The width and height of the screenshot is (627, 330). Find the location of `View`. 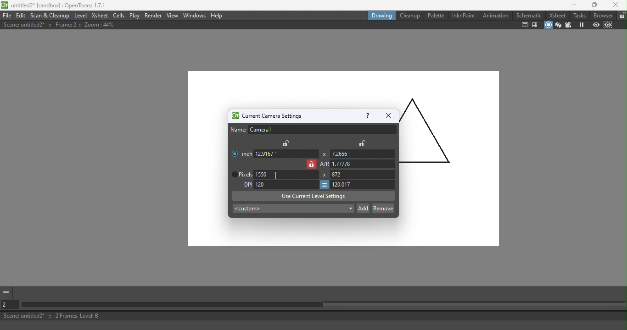

View is located at coordinates (173, 15).